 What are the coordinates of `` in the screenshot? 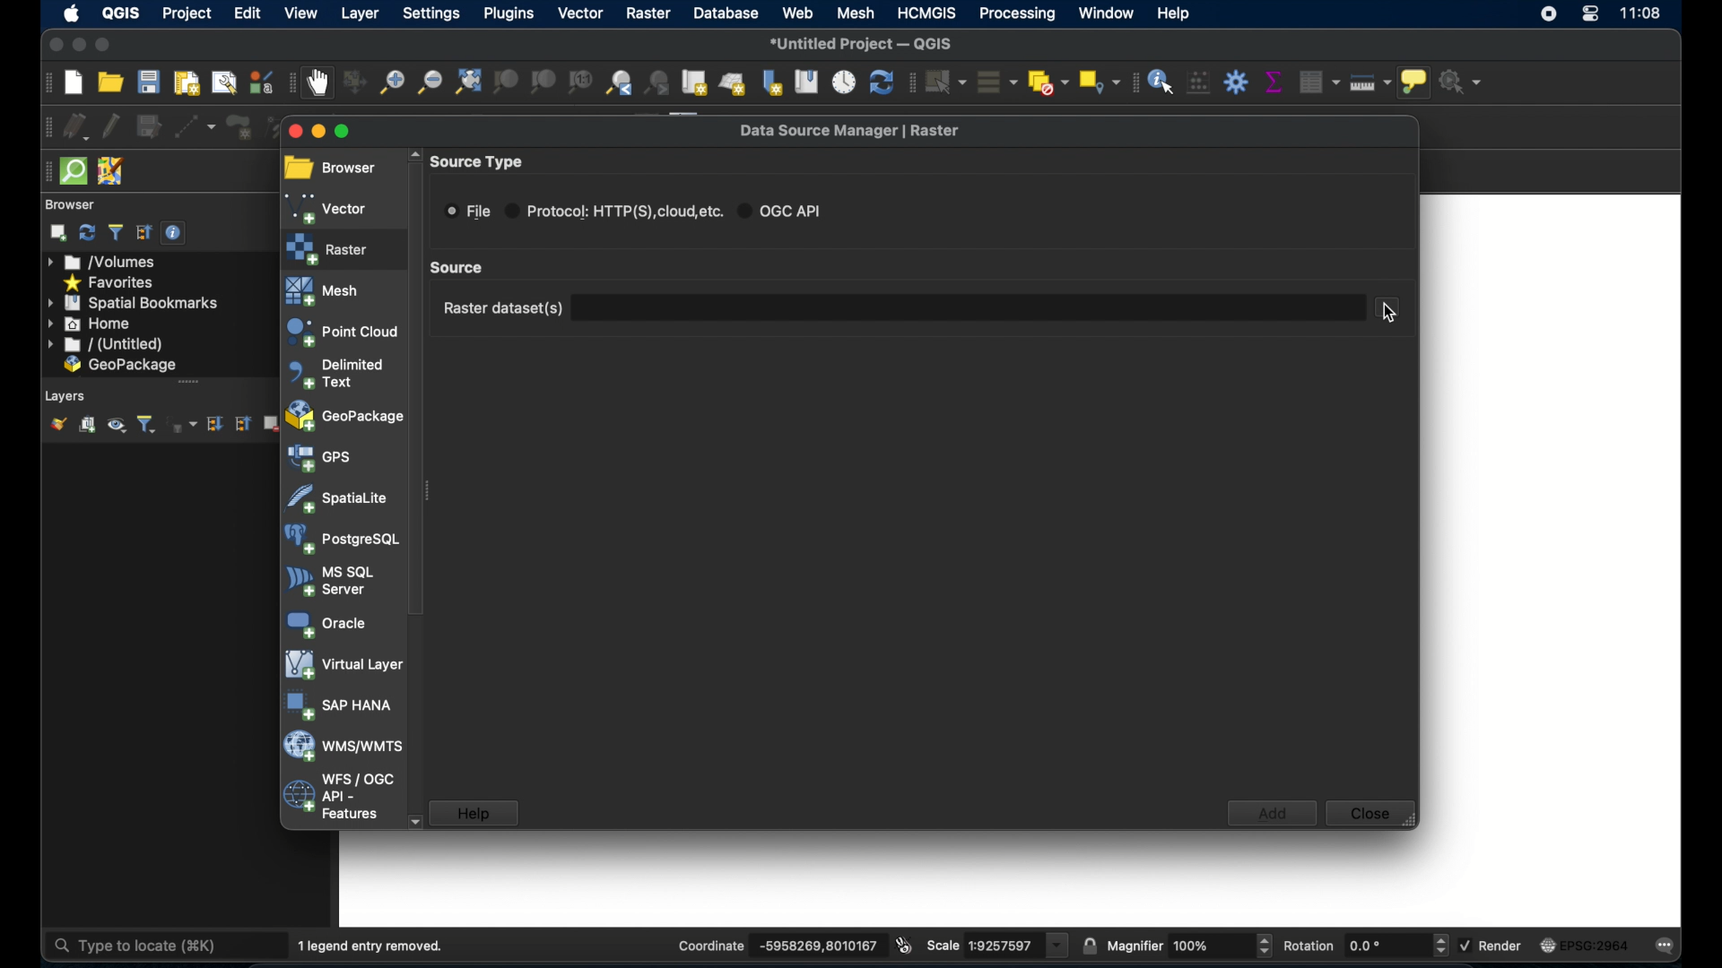 It's located at (415, 393).